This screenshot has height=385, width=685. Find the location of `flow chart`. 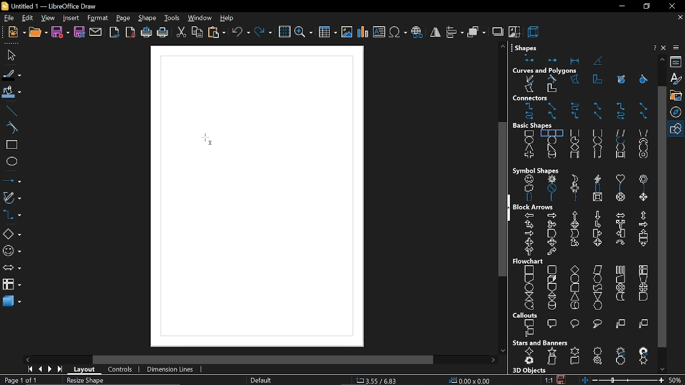

flow chart is located at coordinates (530, 261).